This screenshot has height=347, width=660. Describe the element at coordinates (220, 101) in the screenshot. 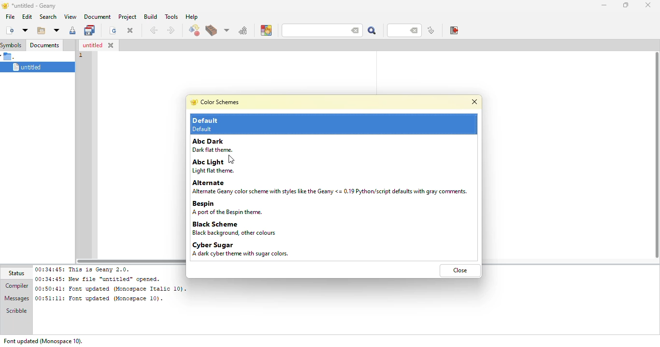

I see `color schemes` at that location.